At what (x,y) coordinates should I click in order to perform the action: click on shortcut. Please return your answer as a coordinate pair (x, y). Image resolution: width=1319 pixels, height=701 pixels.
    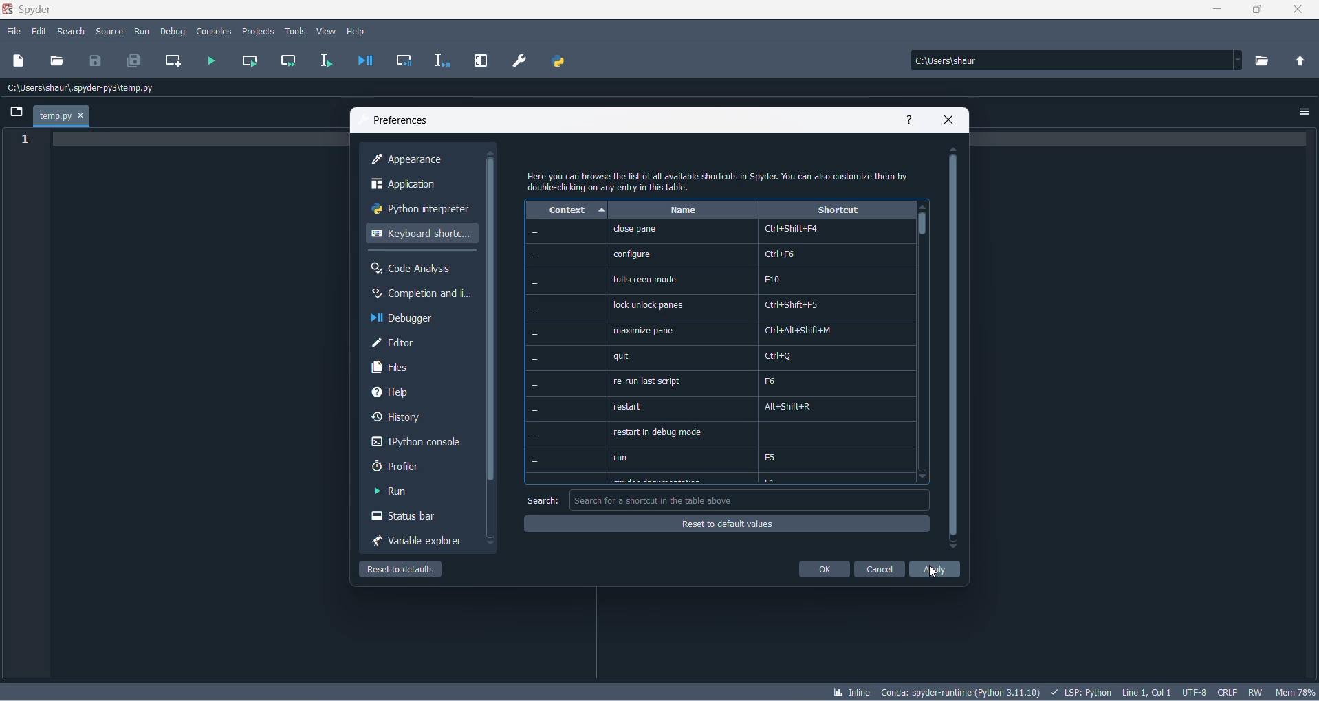
    Looking at the image, I should click on (837, 210).